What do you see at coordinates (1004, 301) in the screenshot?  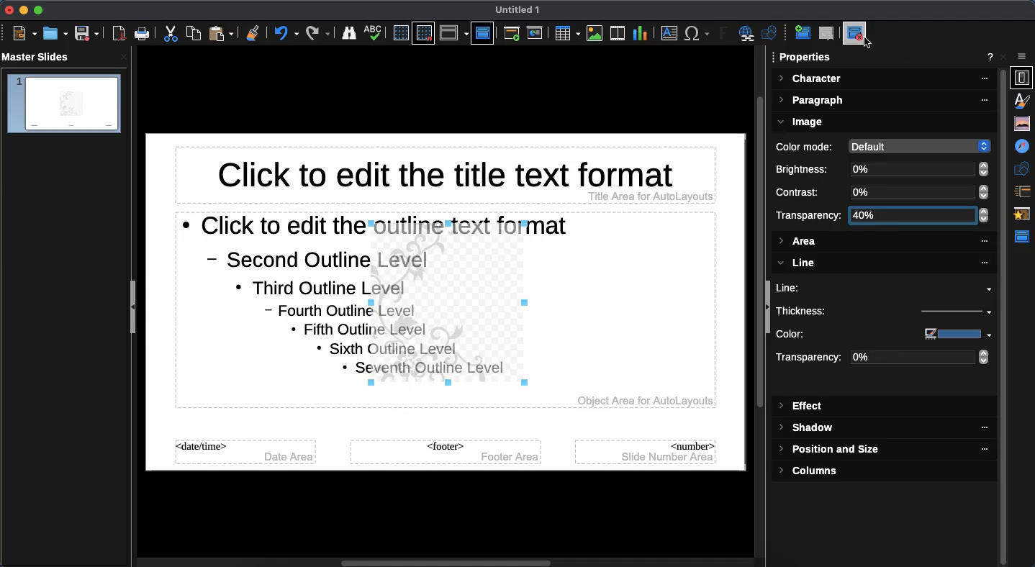 I see `properties scroll bar` at bounding box center [1004, 301].